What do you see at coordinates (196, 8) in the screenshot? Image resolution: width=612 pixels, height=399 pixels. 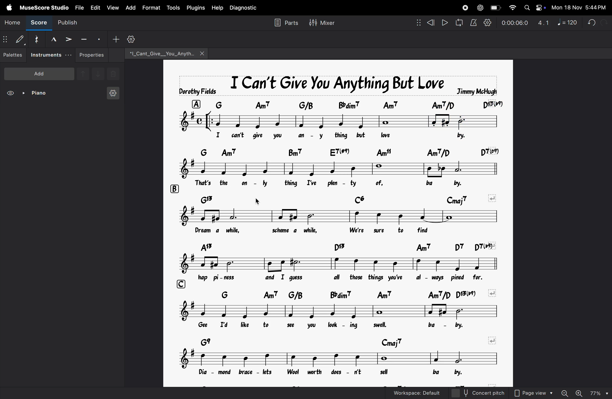 I see `plugins` at bounding box center [196, 8].